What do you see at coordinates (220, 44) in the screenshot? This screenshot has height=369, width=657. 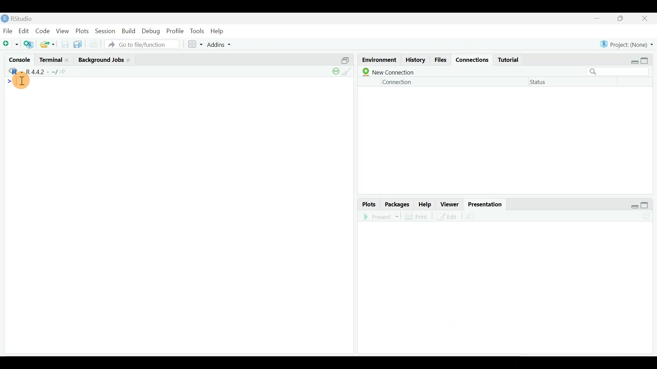 I see `Addins` at bounding box center [220, 44].